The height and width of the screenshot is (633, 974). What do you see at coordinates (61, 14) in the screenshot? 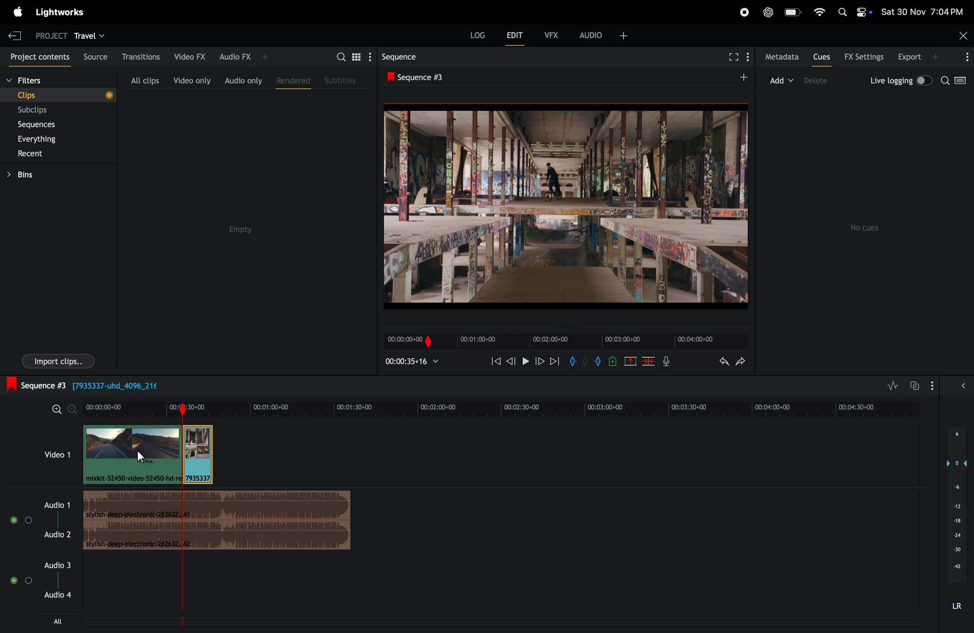
I see `light works` at bounding box center [61, 14].